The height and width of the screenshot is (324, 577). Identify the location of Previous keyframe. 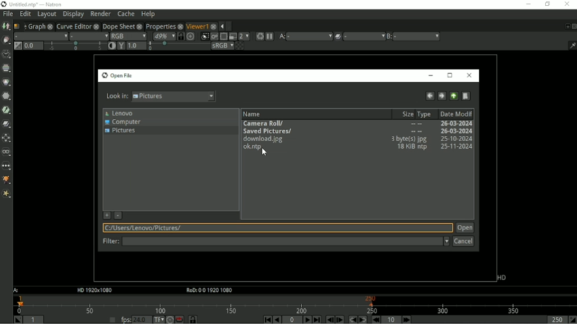
(351, 319).